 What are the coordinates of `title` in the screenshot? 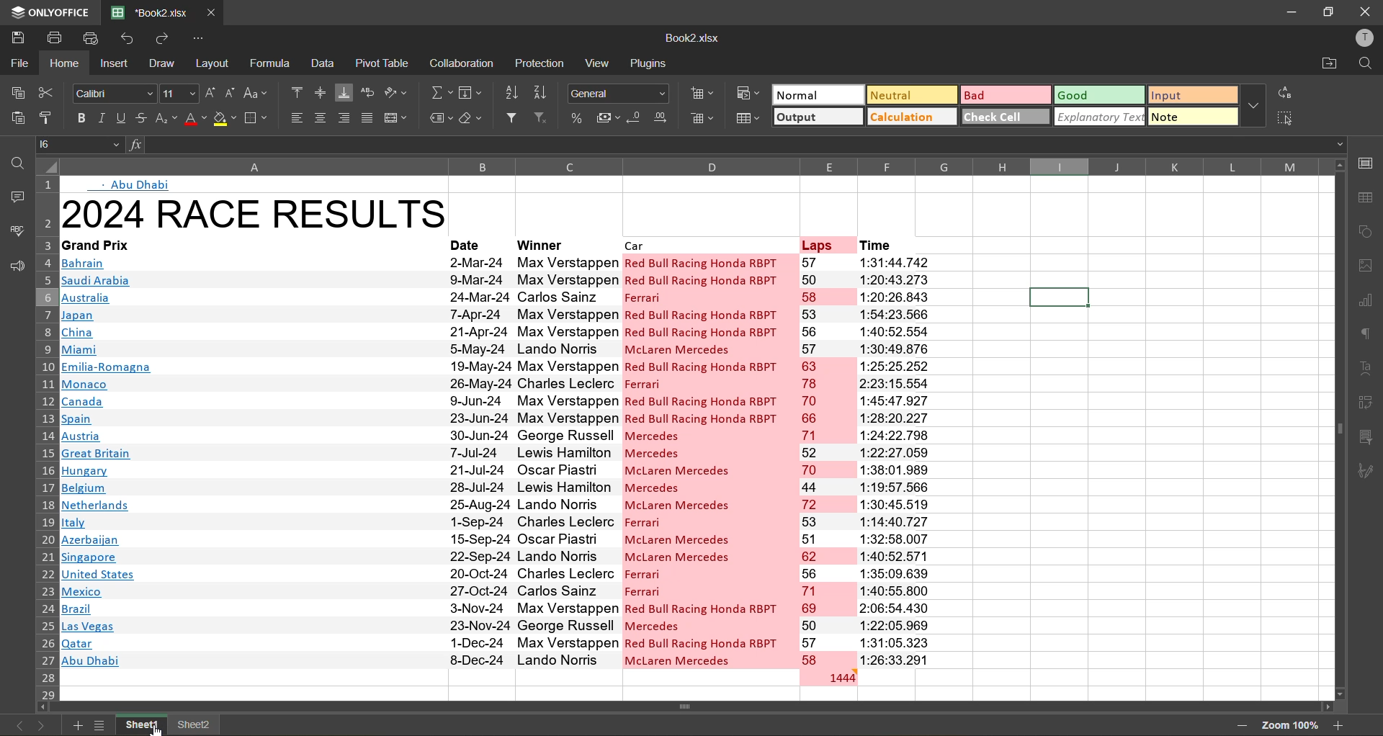 It's located at (253, 210).